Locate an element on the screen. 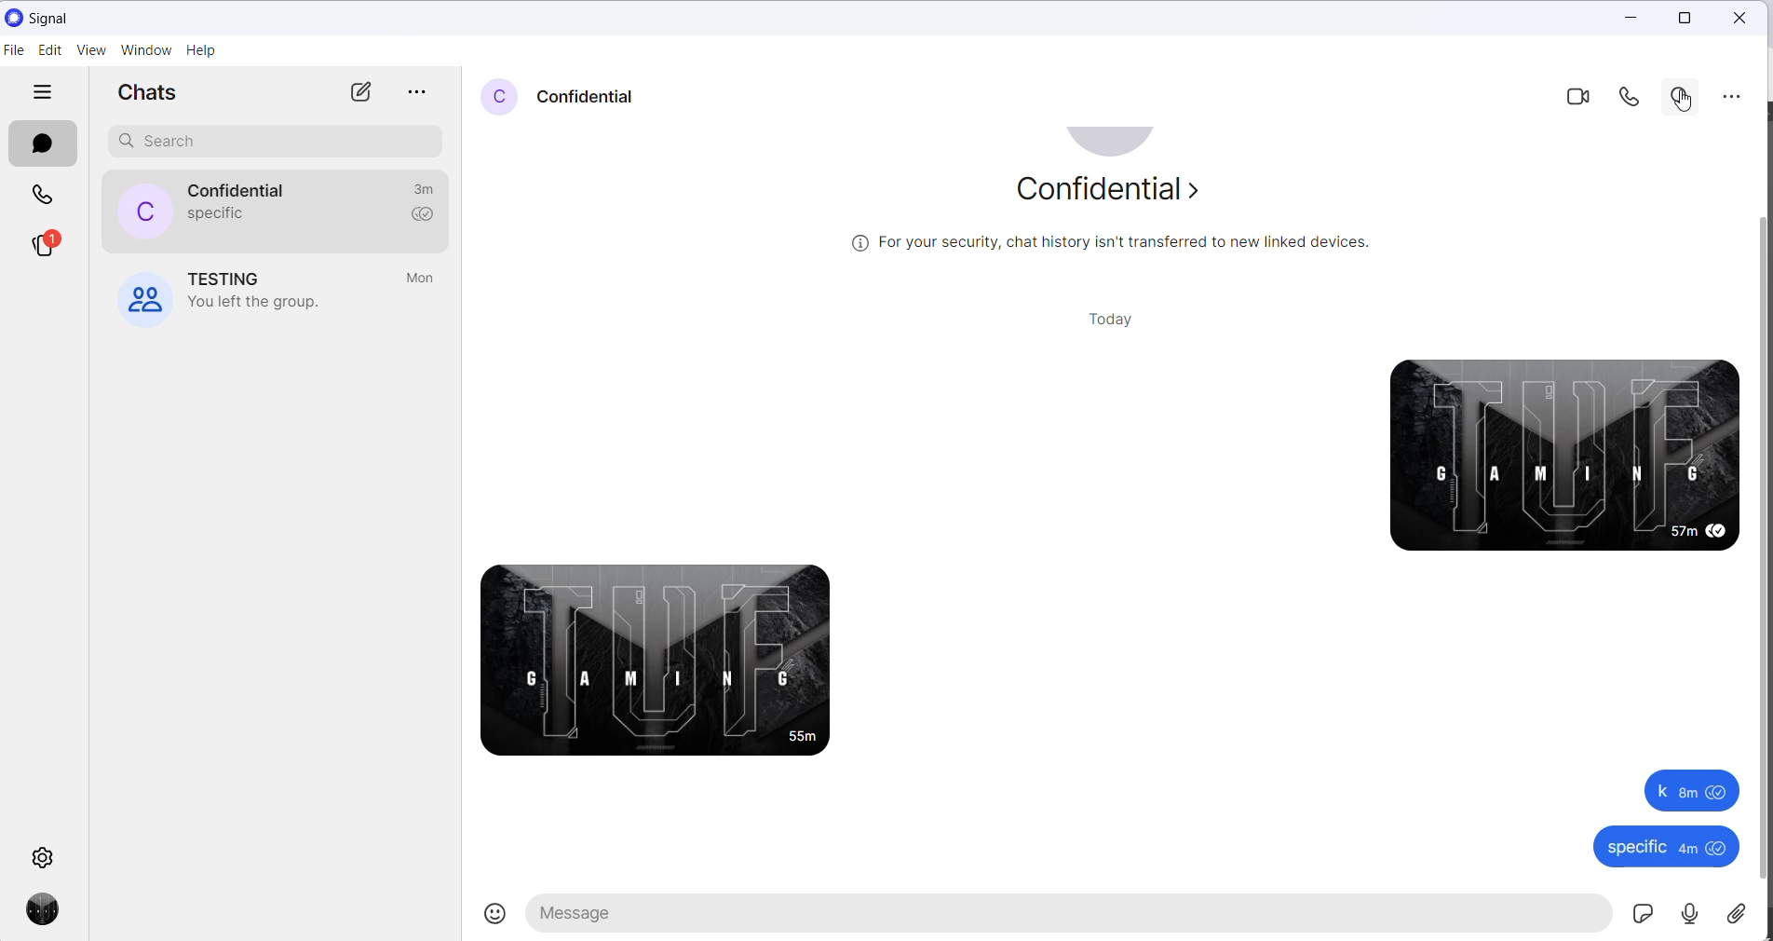 The width and height of the screenshot is (1773, 941). stories is located at coordinates (46, 246).